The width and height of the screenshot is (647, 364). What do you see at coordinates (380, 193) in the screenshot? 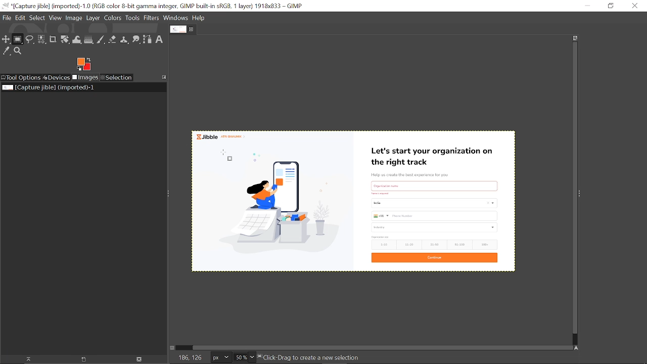
I see `` at bounding box center [380, 193].